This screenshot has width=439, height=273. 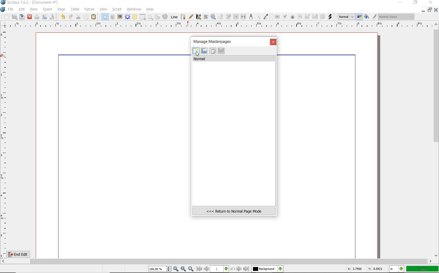 What do you see at coordinates (94, 17) in the screenshot?
I see `paste` at bounding box center [94, 17].